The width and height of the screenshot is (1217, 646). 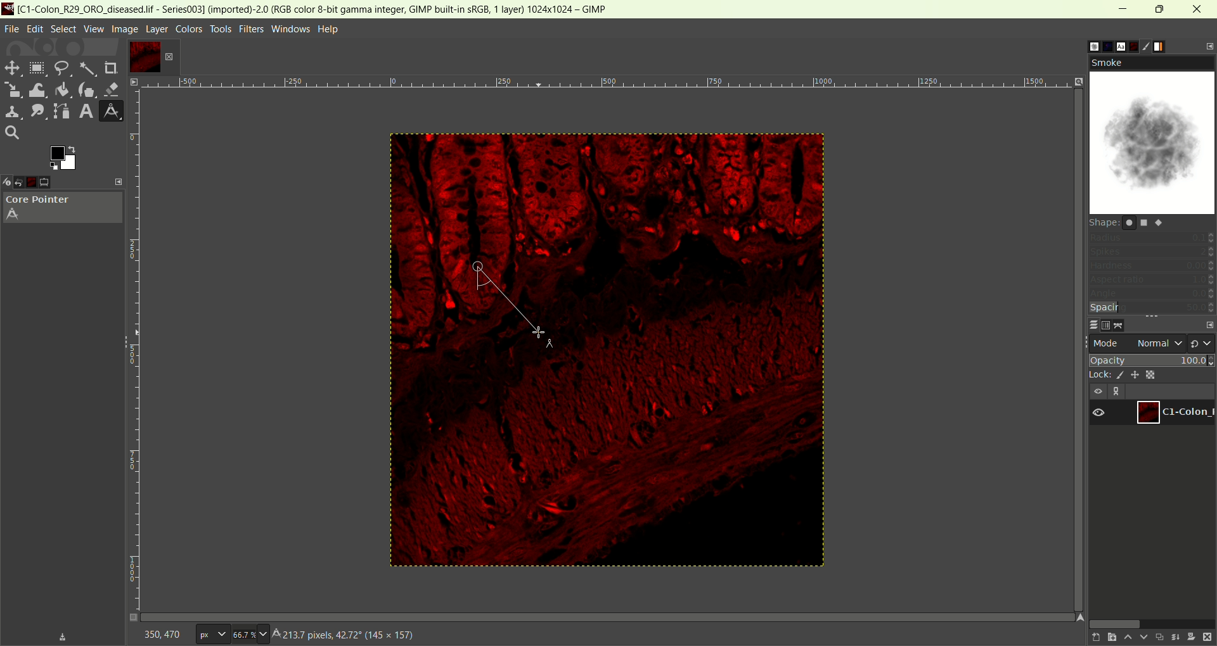 I want to click on spacing, so click(x=1150, y=308).